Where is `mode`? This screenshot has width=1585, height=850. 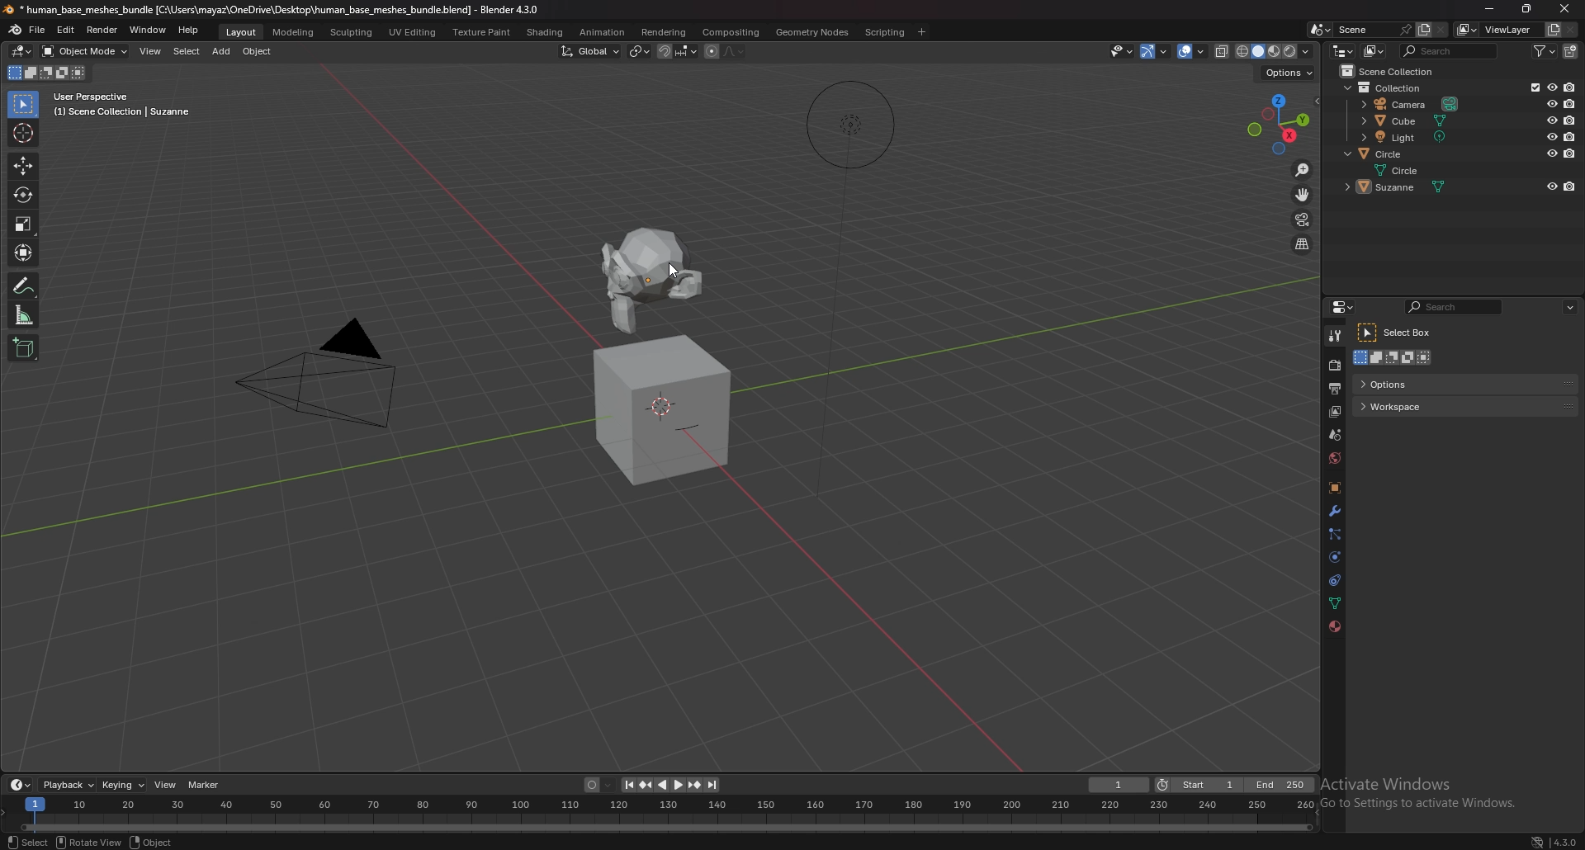 mode is located at coordinates (1395, 359).